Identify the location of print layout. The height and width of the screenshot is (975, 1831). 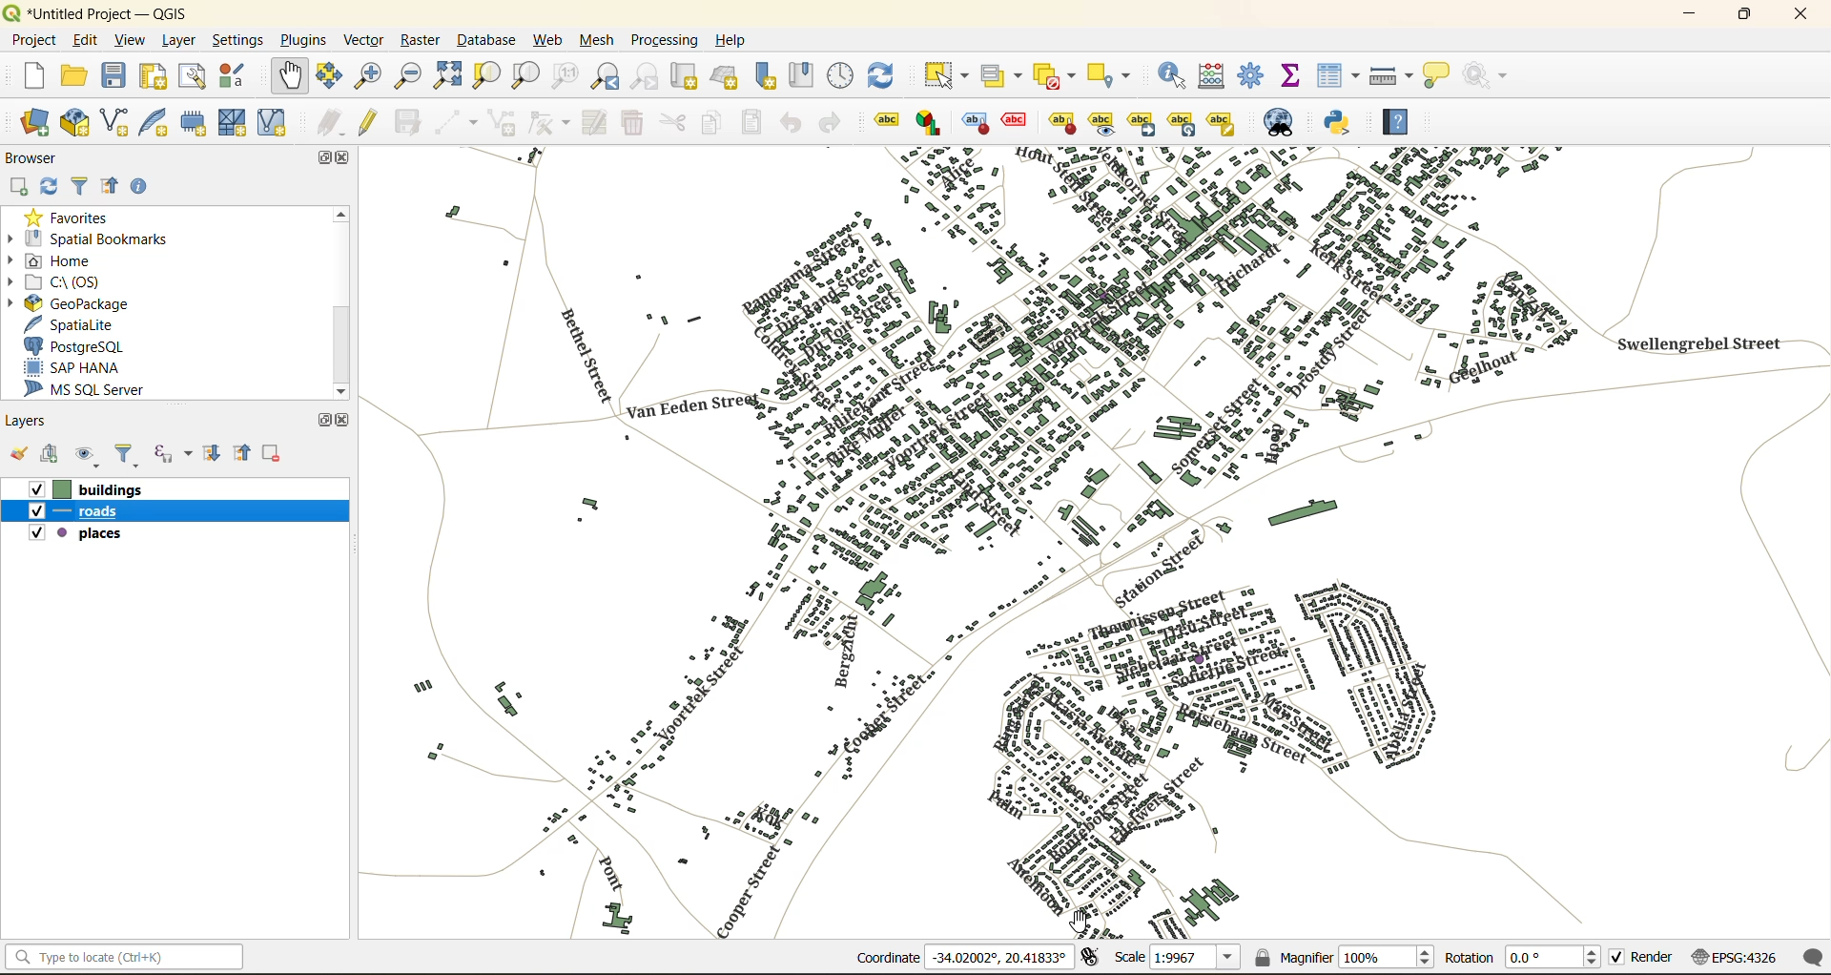
(154, 78).